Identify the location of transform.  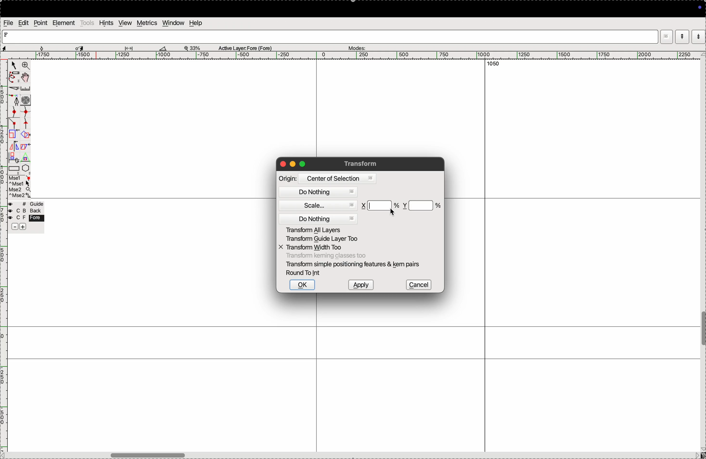
(362, 164).